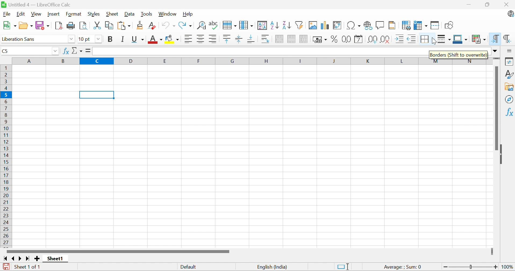  What do you see at coordinates (55, 52) in the screenshot?
I see `Drop down` at bounding box center [55, 52].